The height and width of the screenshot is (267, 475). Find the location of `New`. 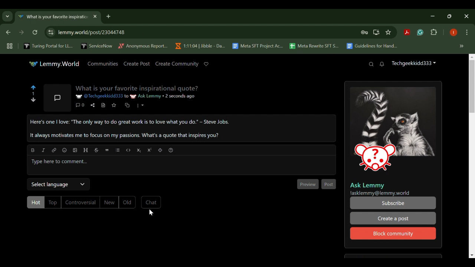

New is located at coordinates (109, 202).